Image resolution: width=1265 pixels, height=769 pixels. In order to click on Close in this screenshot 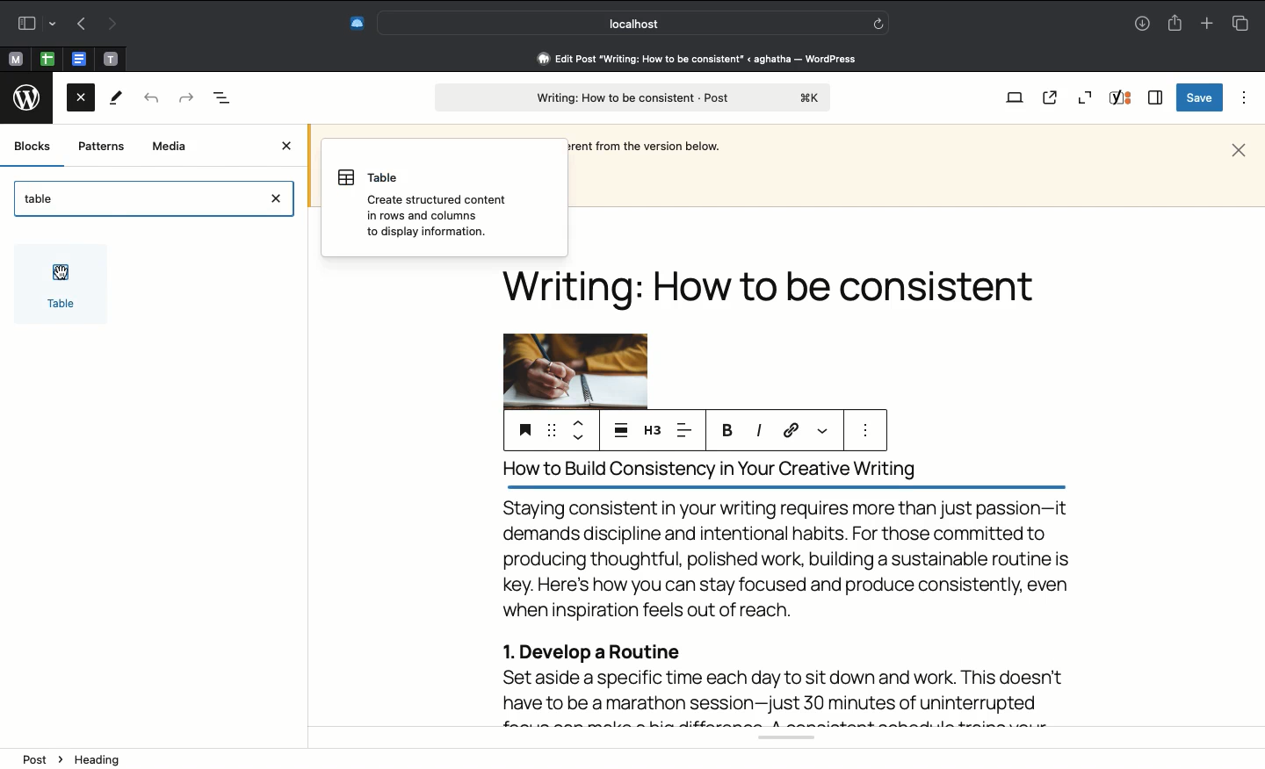, I will do `click(1239, 150)`.